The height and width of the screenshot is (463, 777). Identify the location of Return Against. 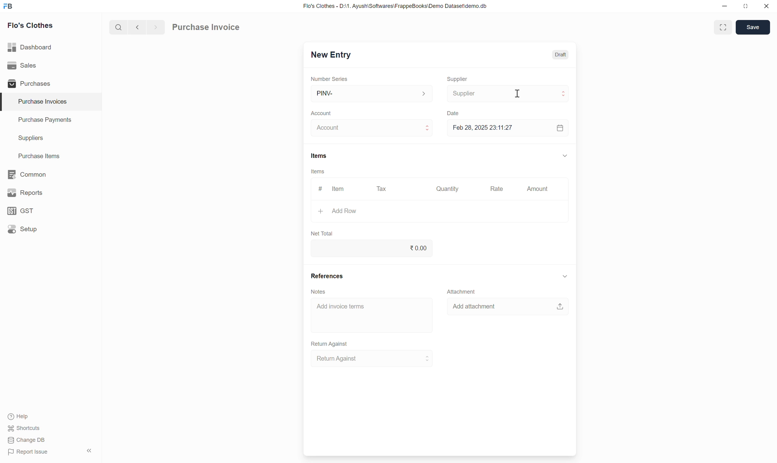
(372, 358).